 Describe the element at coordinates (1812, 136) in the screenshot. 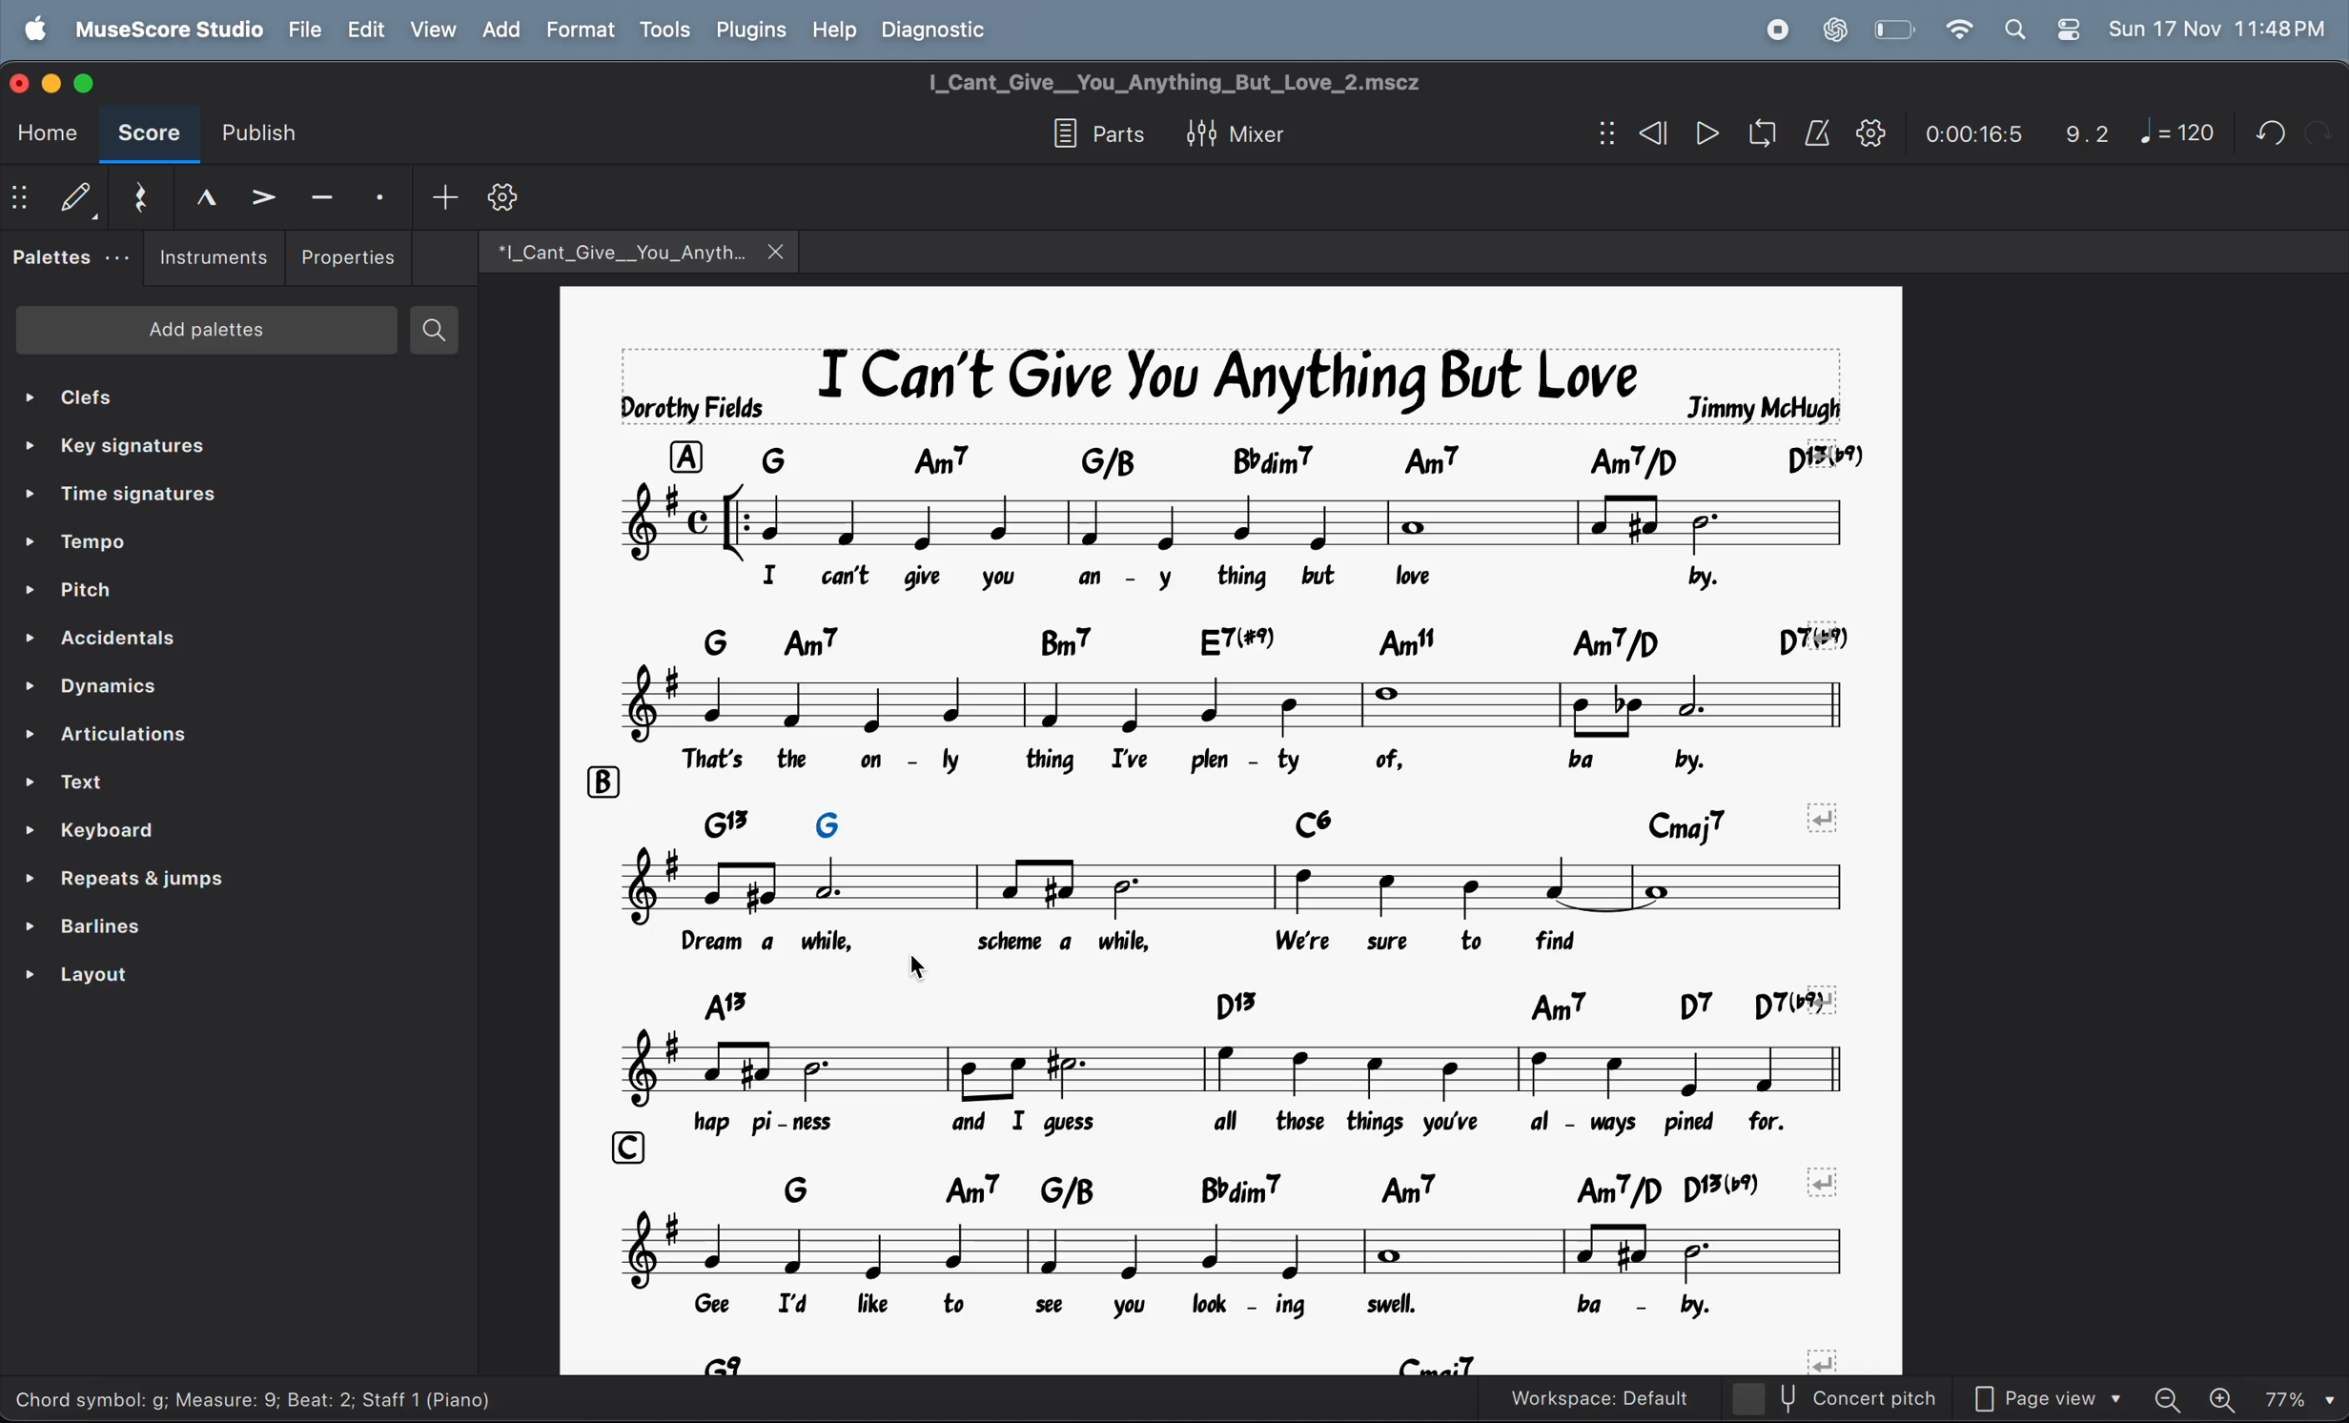

I see `metronome` at that location.